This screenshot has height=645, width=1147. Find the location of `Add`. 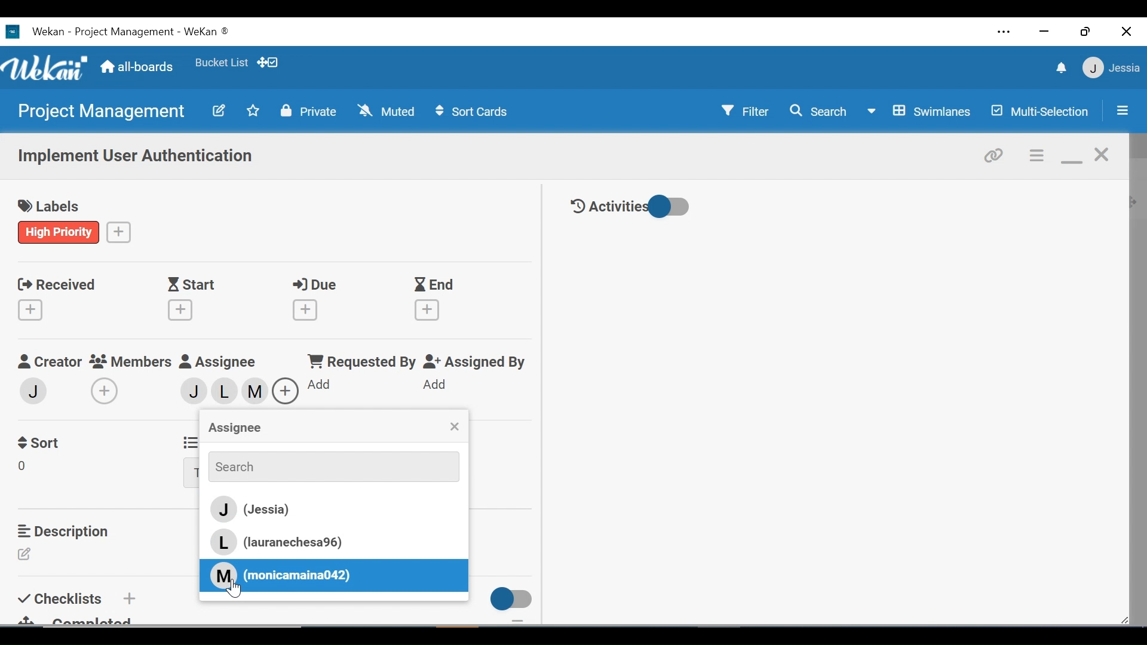

Add is located at coordinates (128, 598).